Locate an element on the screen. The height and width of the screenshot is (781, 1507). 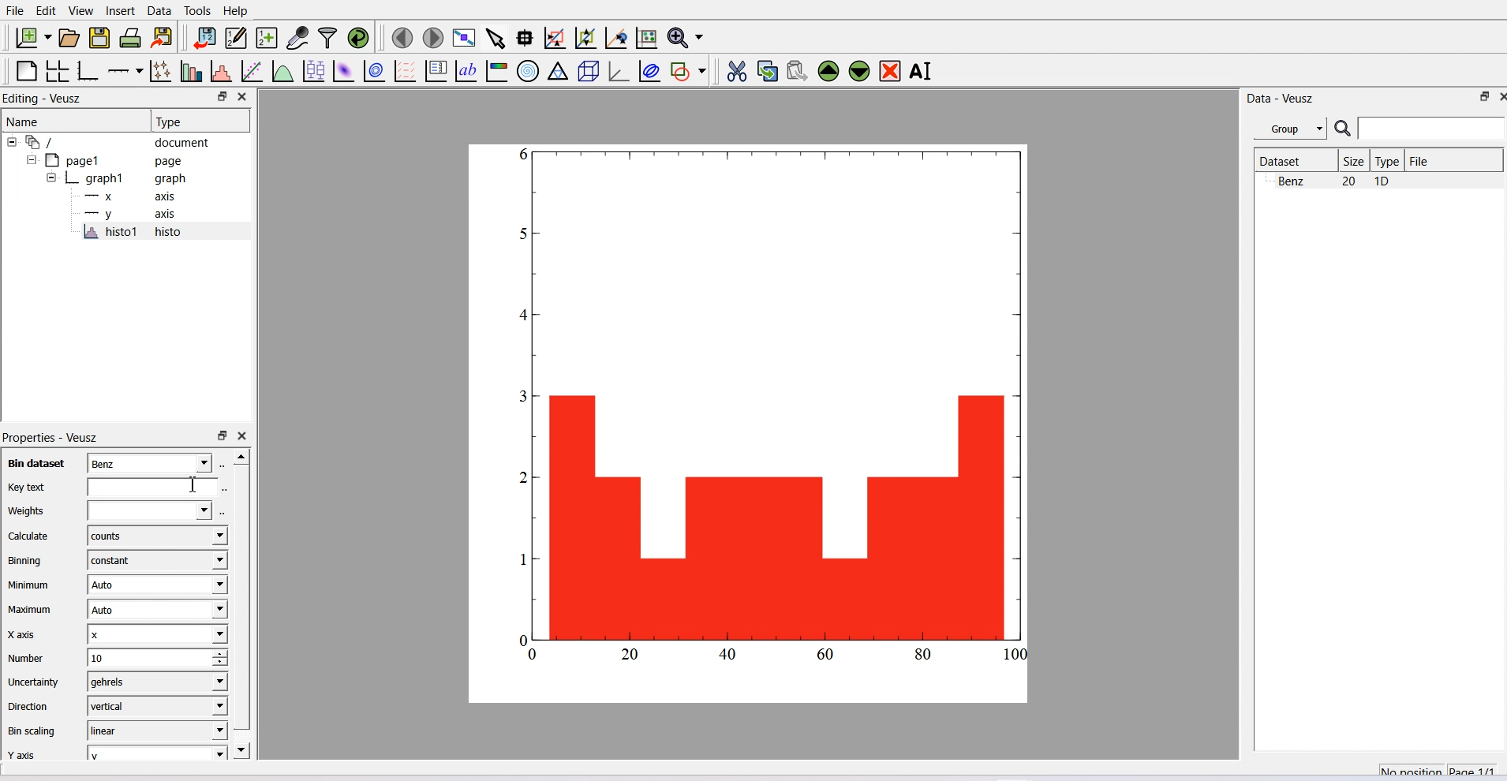
View plot full screen is located at coordinates (466, 39).